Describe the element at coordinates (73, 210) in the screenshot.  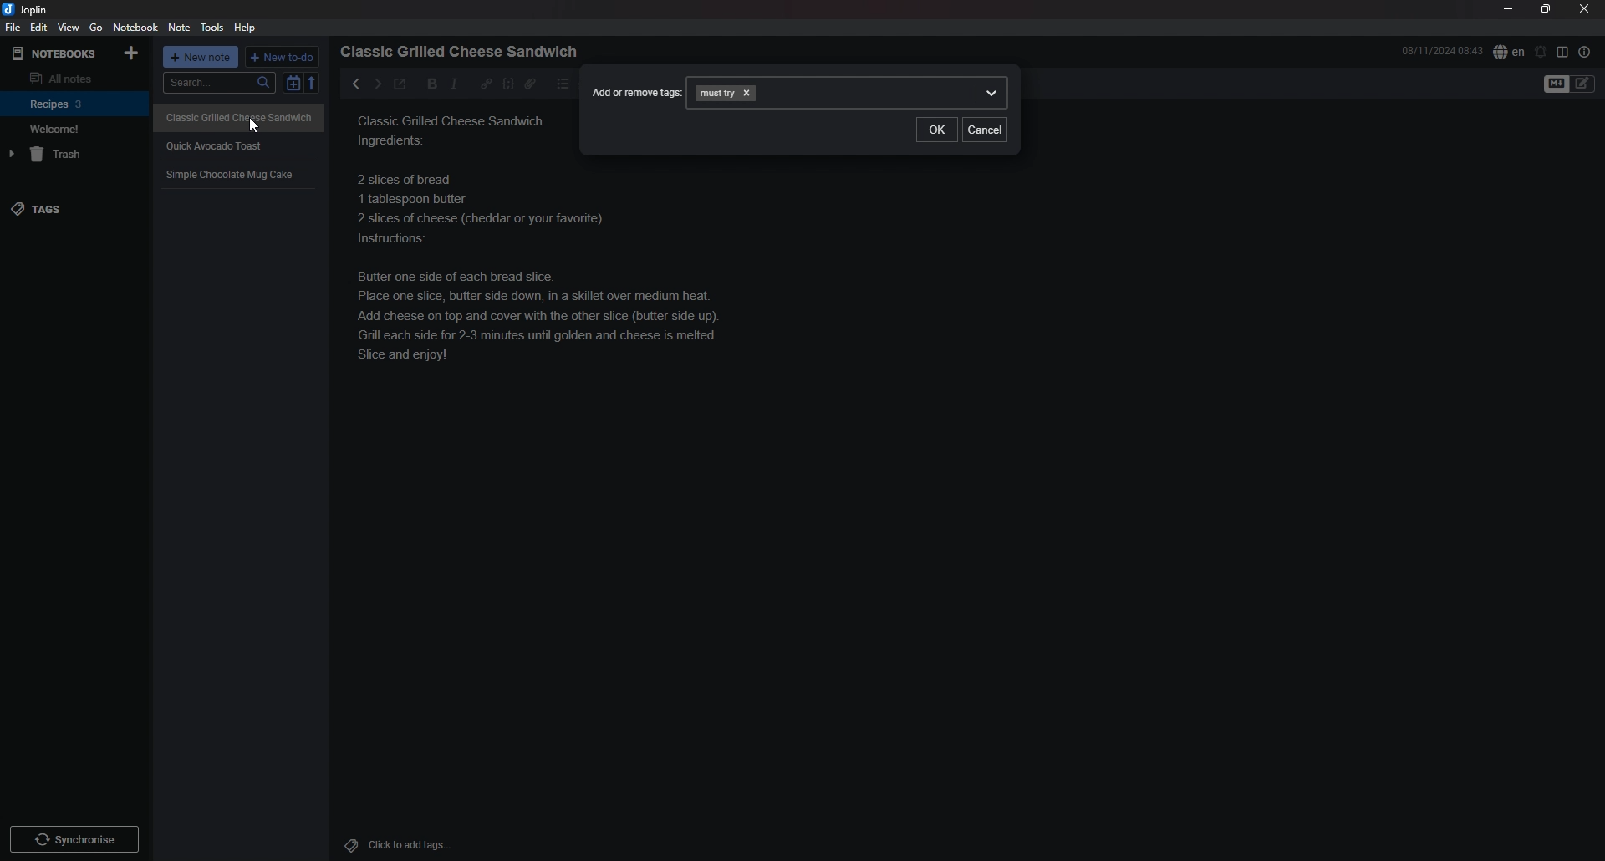
I see `tags` at that location.